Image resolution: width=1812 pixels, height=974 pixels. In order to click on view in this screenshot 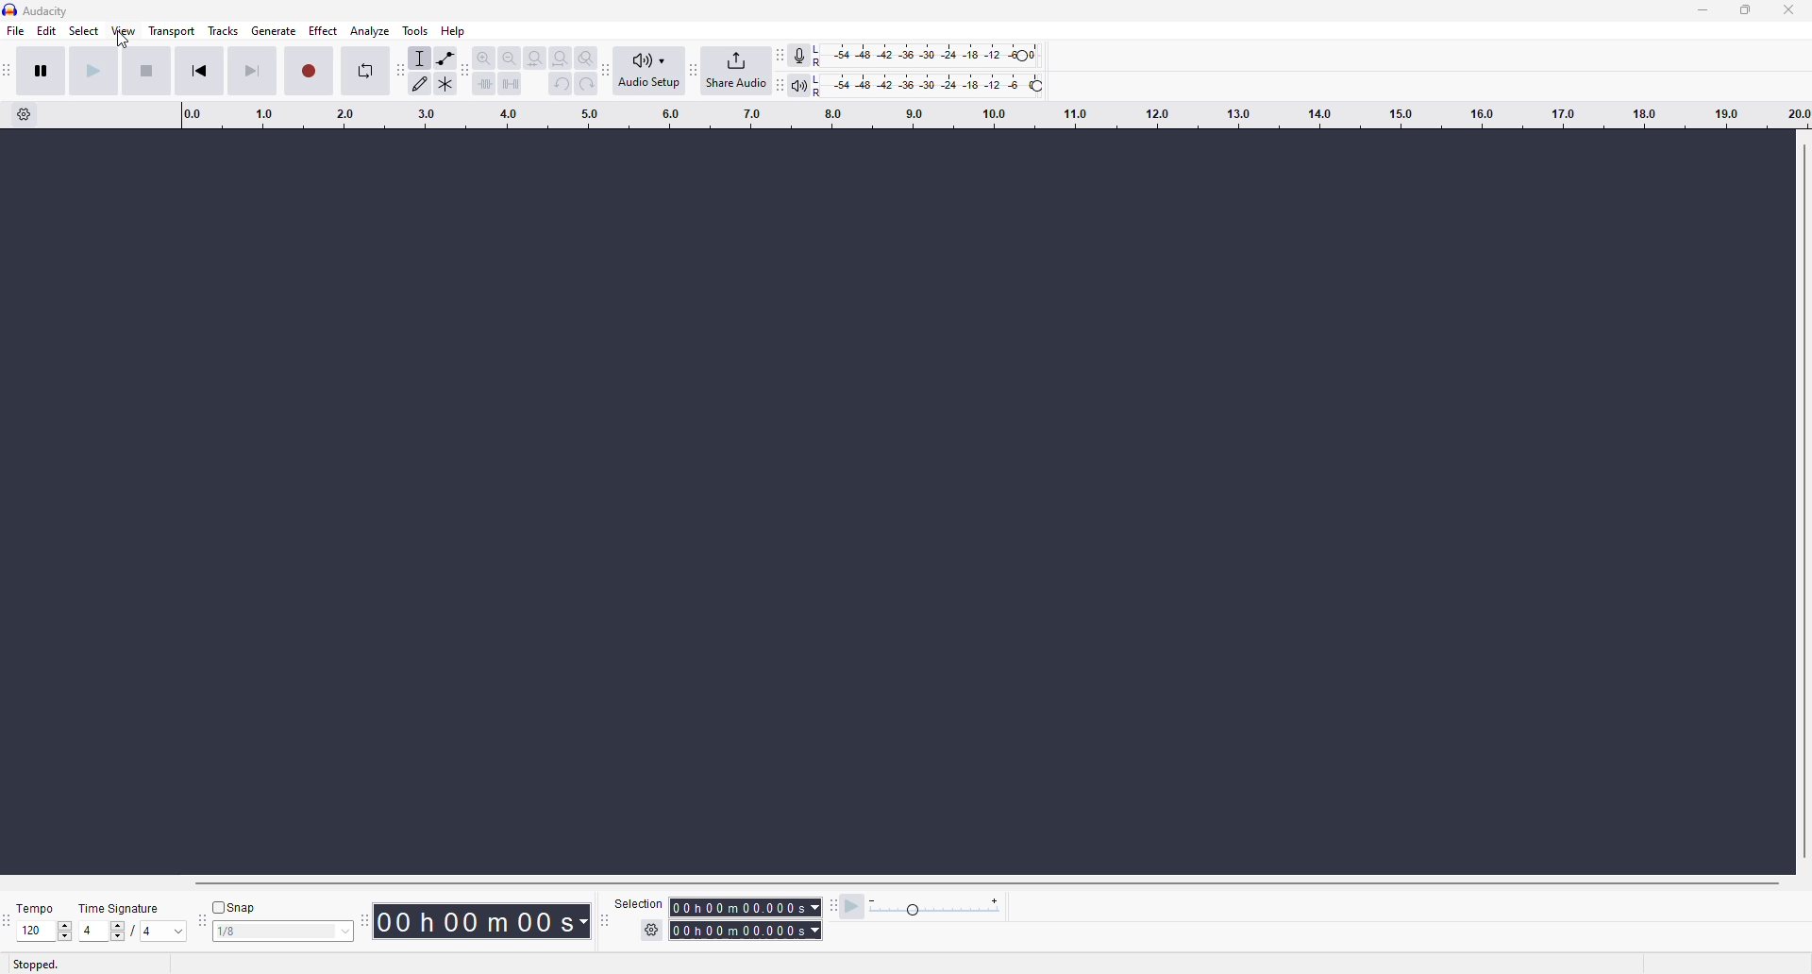, I will do `click(125, 31)`.